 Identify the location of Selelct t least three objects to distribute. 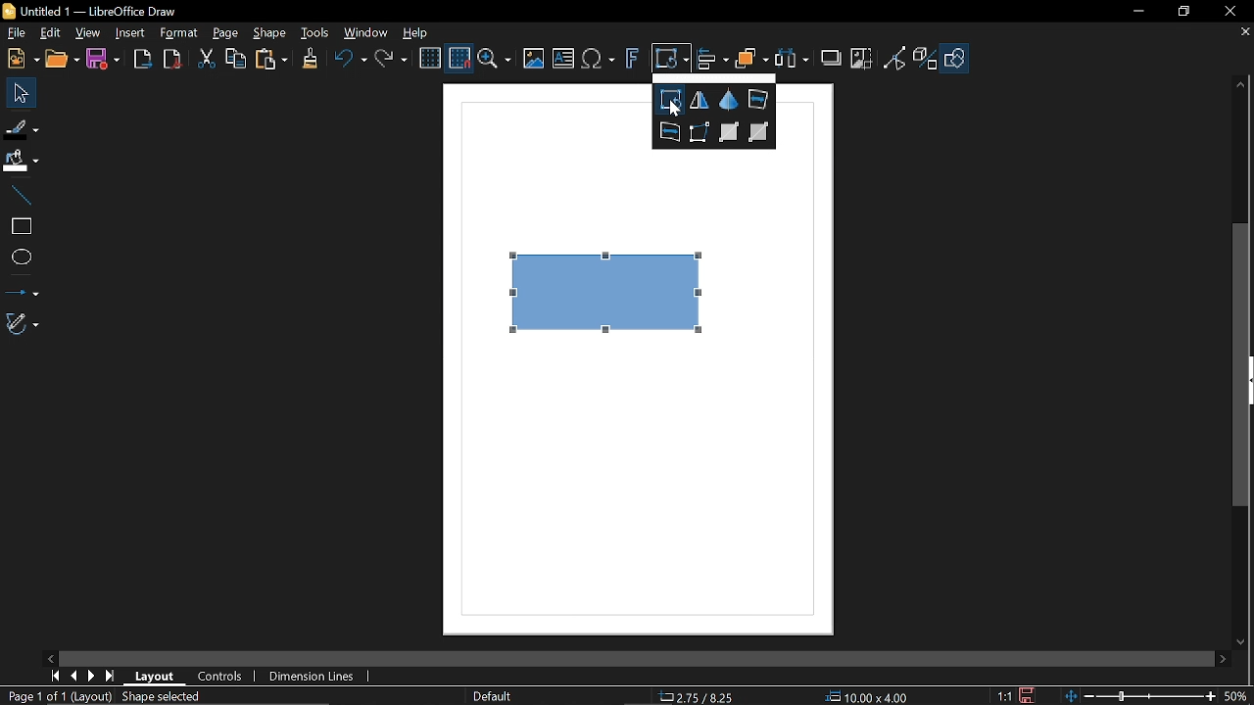
(792, 60).